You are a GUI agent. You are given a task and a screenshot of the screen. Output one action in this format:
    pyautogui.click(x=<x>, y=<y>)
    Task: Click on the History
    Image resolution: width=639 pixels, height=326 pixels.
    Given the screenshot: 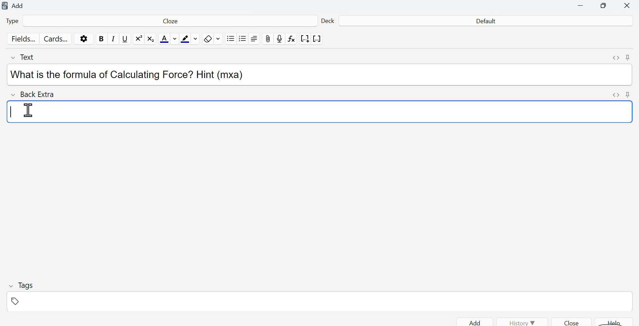 What is the action you would take?
    pyautogui.click(x=523, y=322)
    